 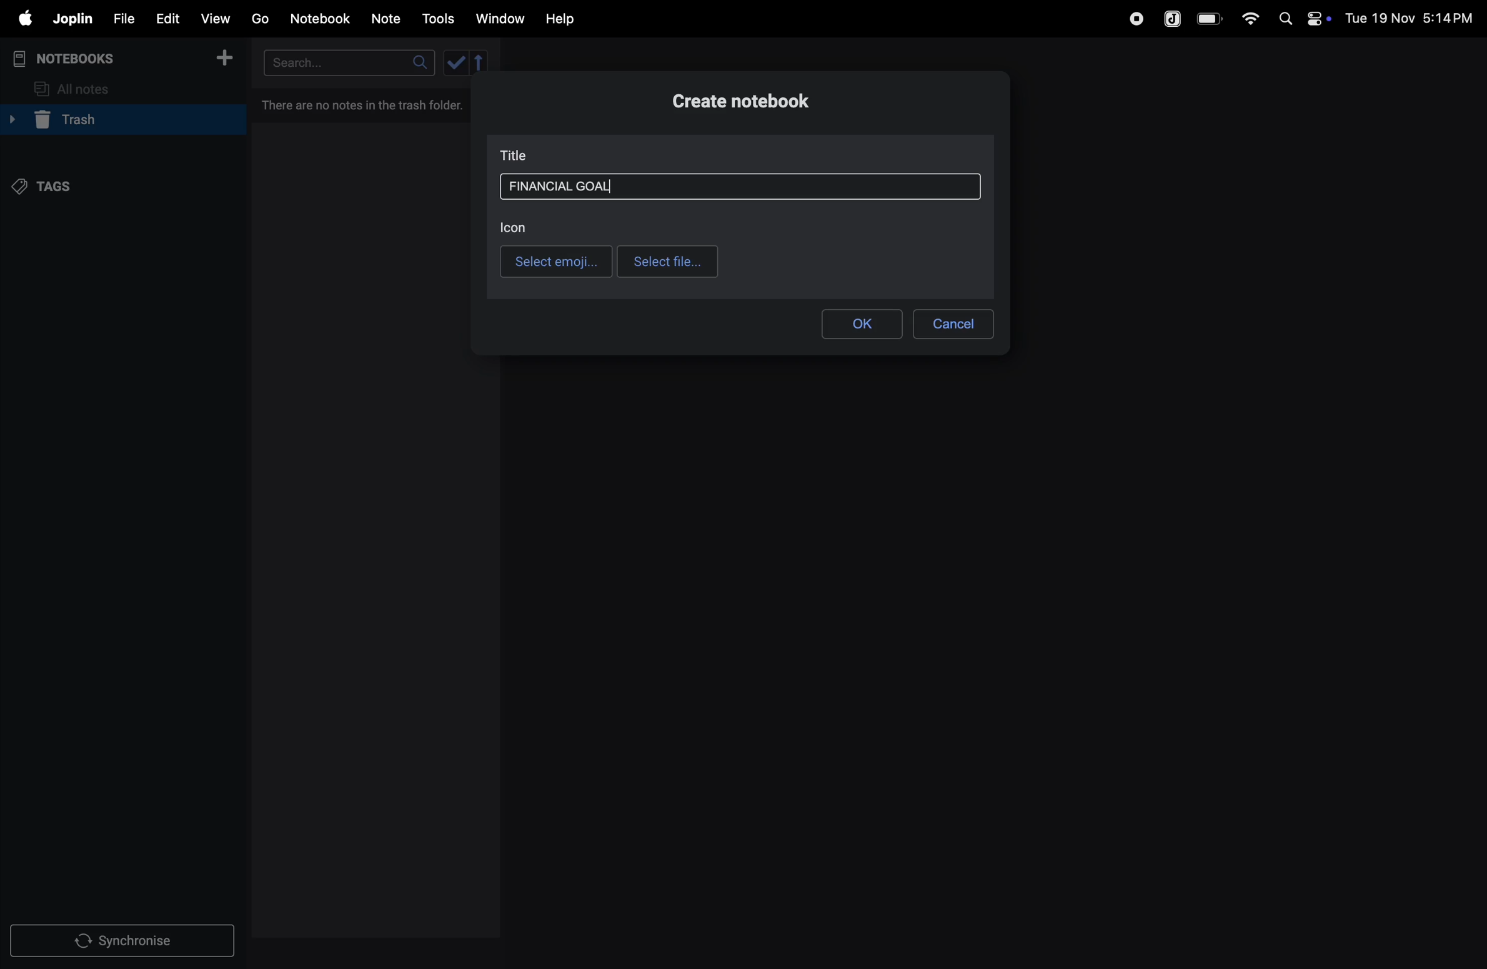 What do you see at coordinates (436, 19) in the screenshot?
I see `tools` at bounding box center [436, 19].